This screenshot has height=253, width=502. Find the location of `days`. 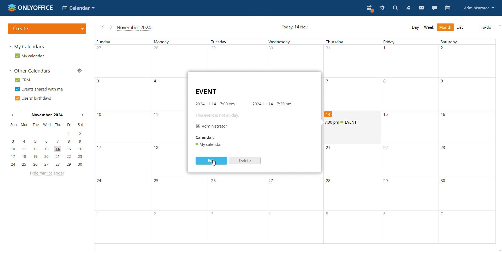

days is located at coordinates (295, 42).